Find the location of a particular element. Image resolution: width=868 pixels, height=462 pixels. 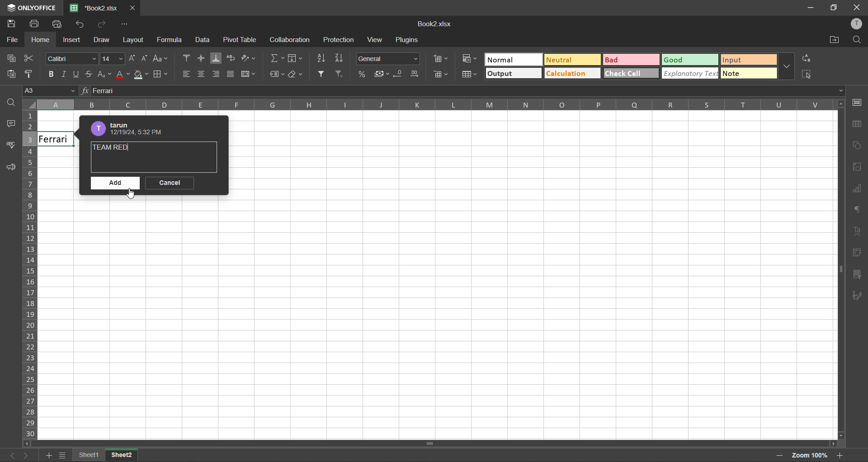

pivot table is located at coordinates (858, 255).